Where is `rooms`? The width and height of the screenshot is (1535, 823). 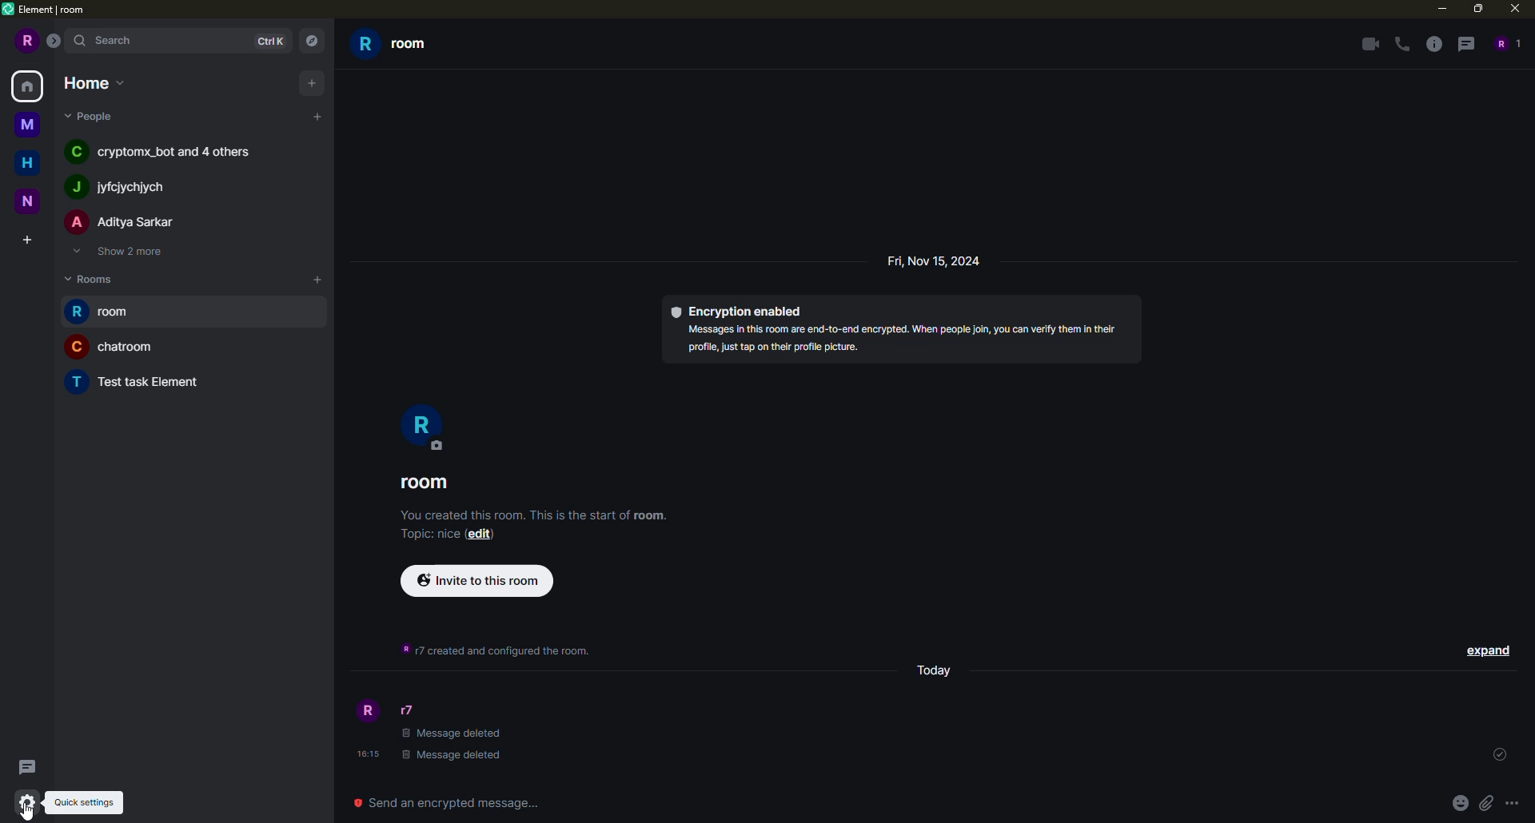
rooms is located at coordinates (96, 277).